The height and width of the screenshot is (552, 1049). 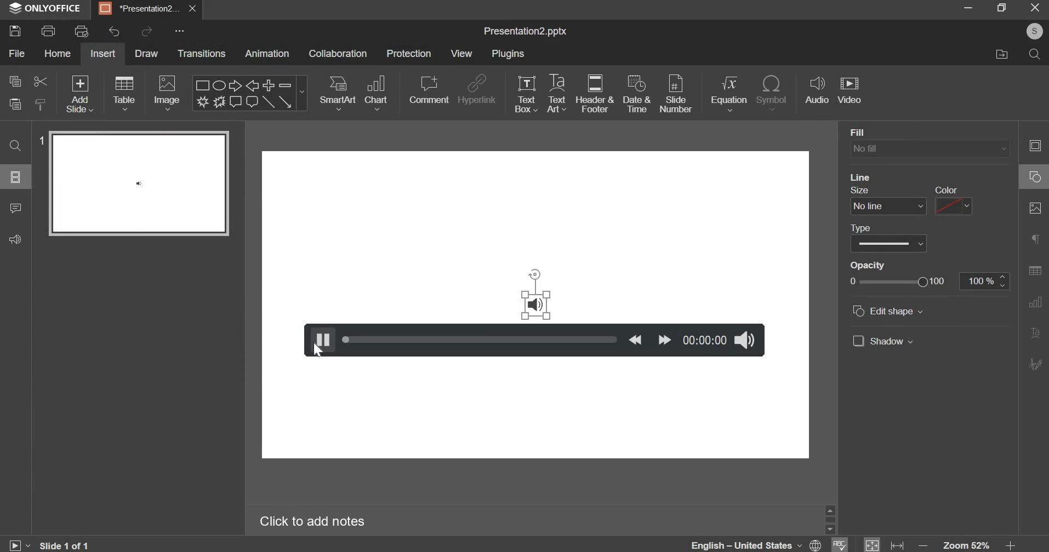 I want to click on text box, so click(x=526, y=93).